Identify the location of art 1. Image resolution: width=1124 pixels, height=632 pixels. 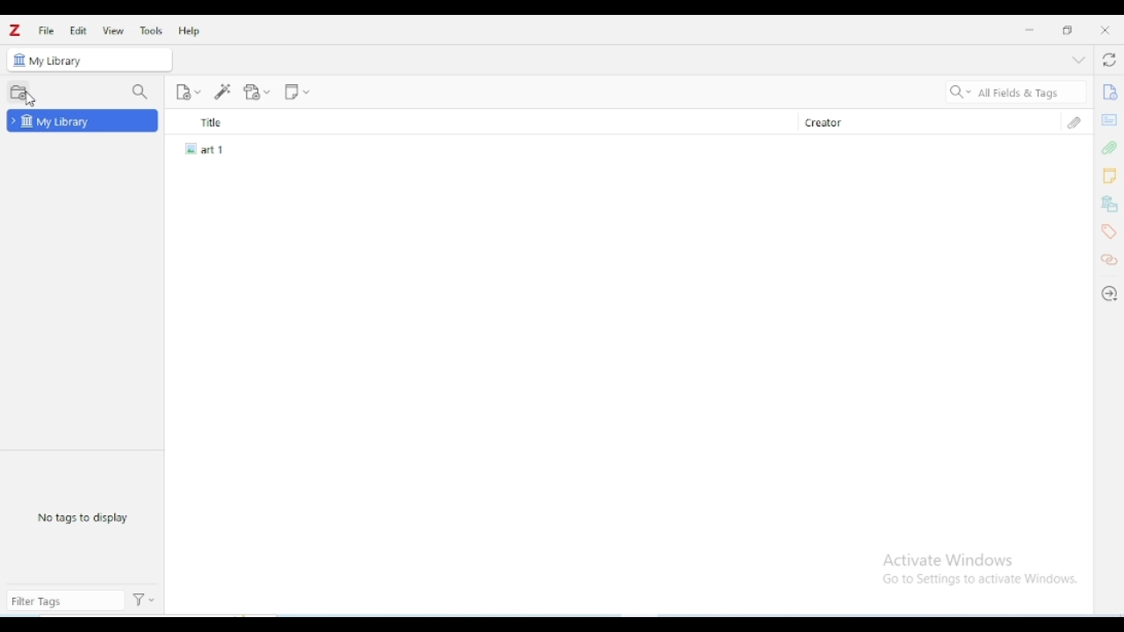
(209, 148).